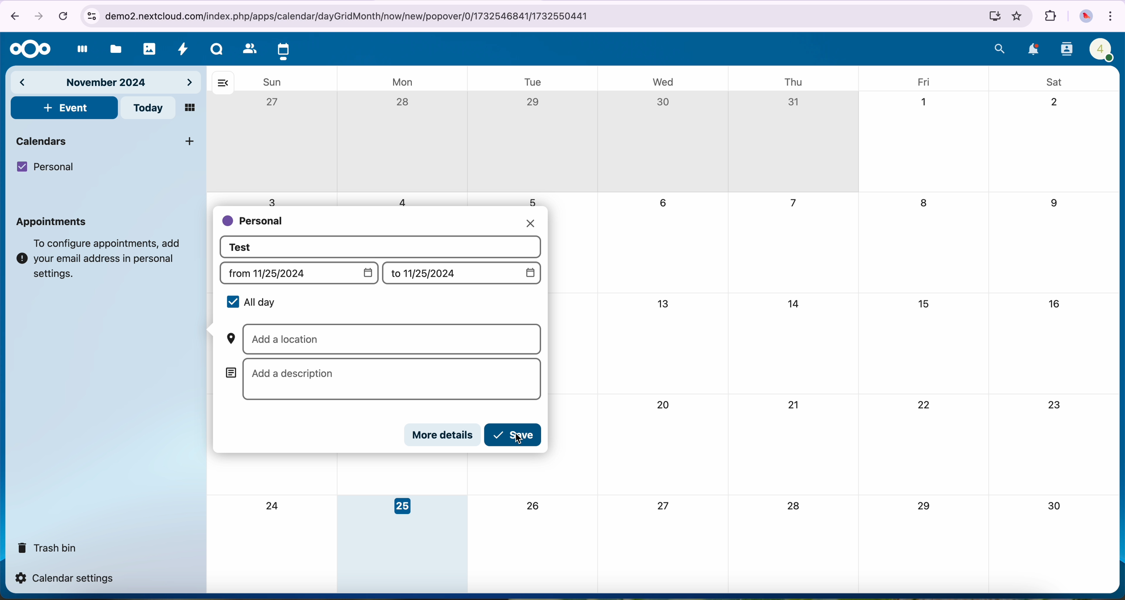 Image resolution: width=1125 pixels, height=600 pixels. What do you see at coordinates (1049, 16) in the screenshot?
I see `extensions` at bounding box center [1049, 16].